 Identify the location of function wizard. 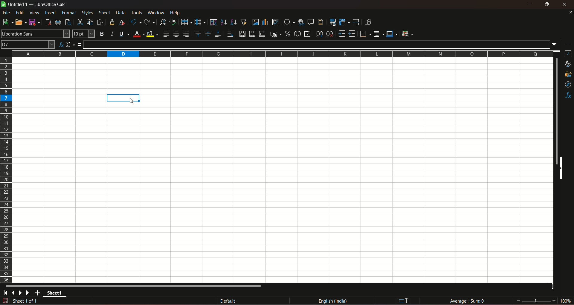
(60, 45).